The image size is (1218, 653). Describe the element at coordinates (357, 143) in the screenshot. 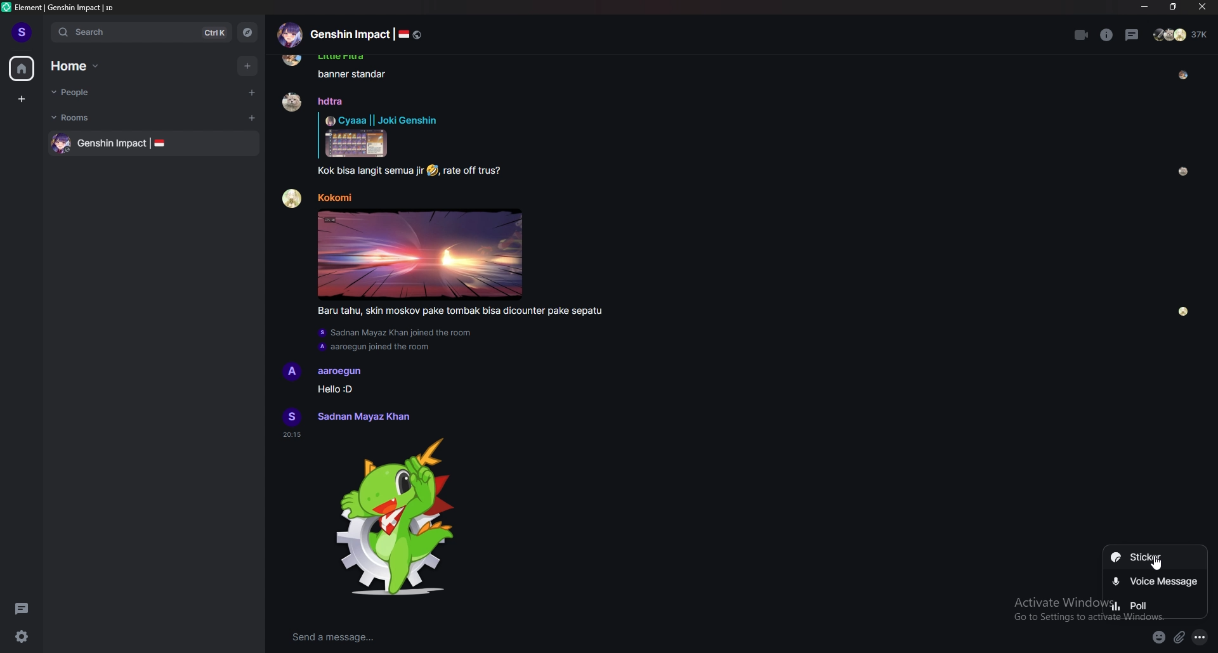

I see `Image` at that location.